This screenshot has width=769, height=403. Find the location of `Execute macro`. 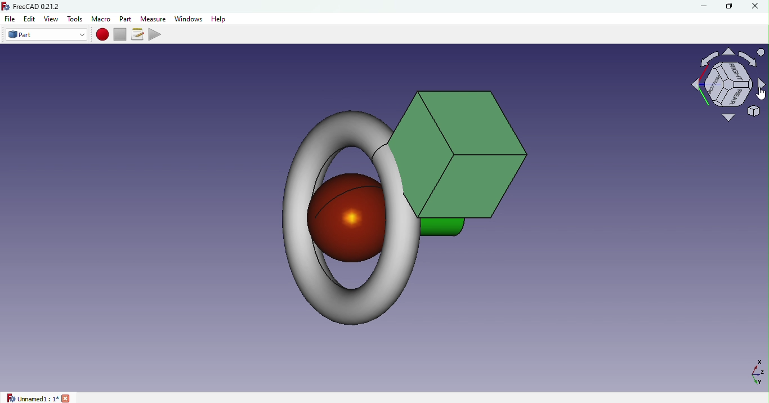

Execute macro is located at coordinates (155, 34).